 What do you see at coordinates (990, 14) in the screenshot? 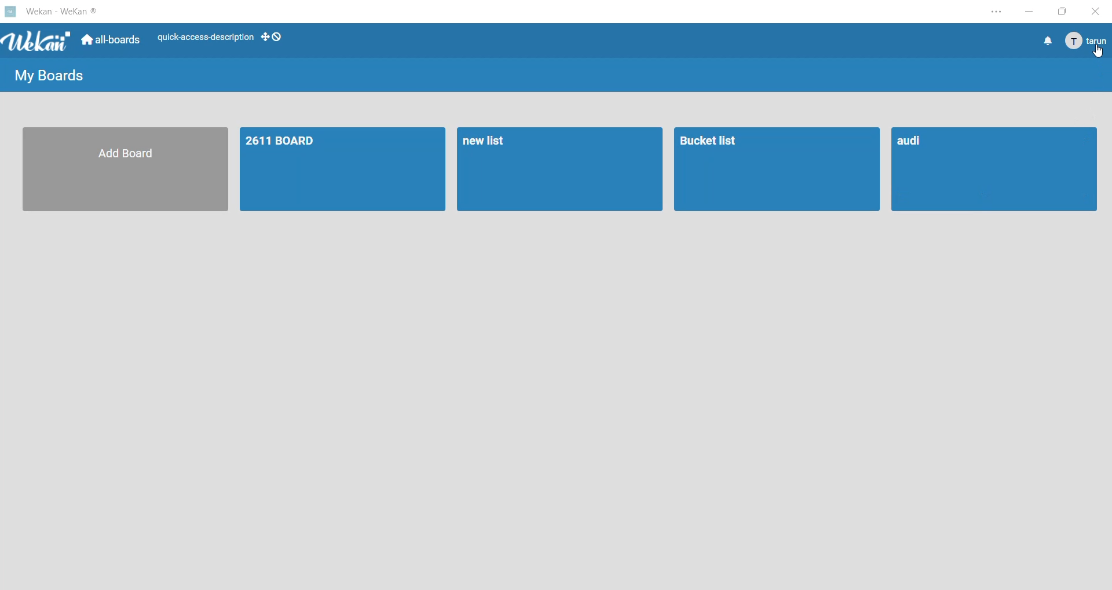
I see `options` at bounding box center [990, 14].